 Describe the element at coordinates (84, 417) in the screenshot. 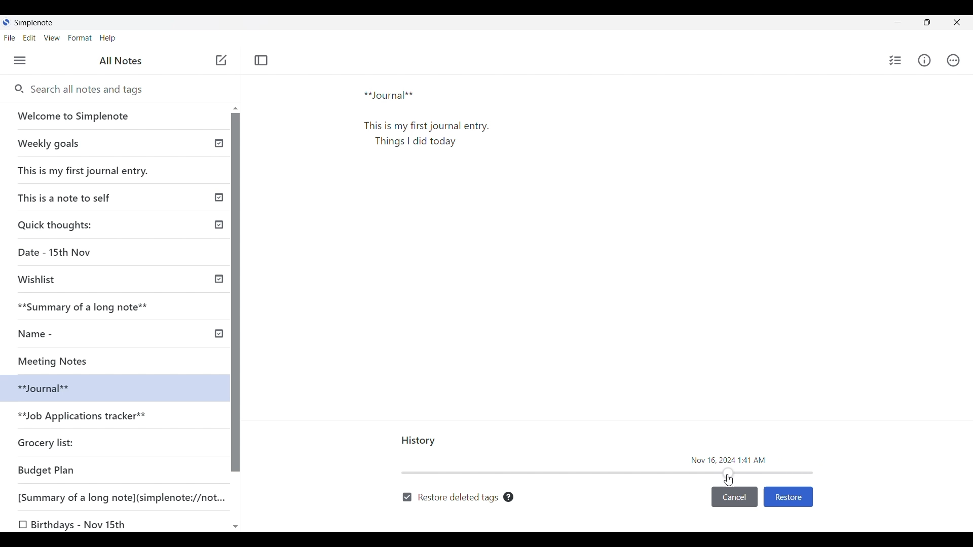

I see `**Job Applications tracker**` at that location.